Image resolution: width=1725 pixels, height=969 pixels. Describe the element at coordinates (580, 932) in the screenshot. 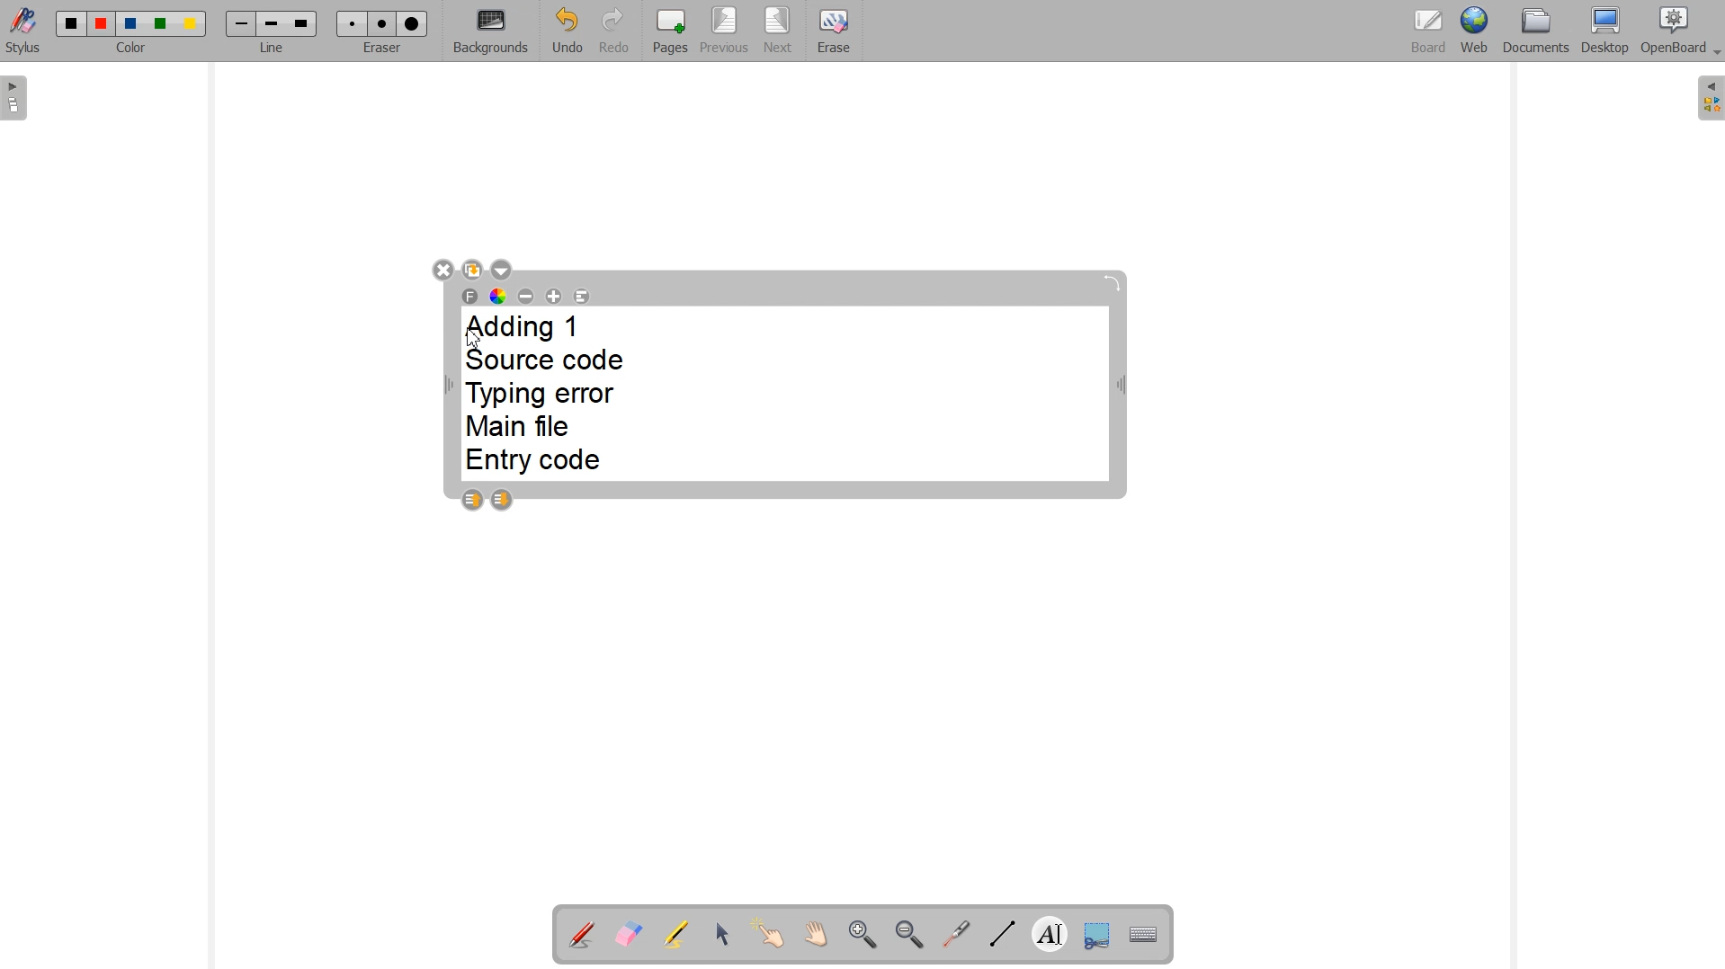

I see `Annotation document` at that location.